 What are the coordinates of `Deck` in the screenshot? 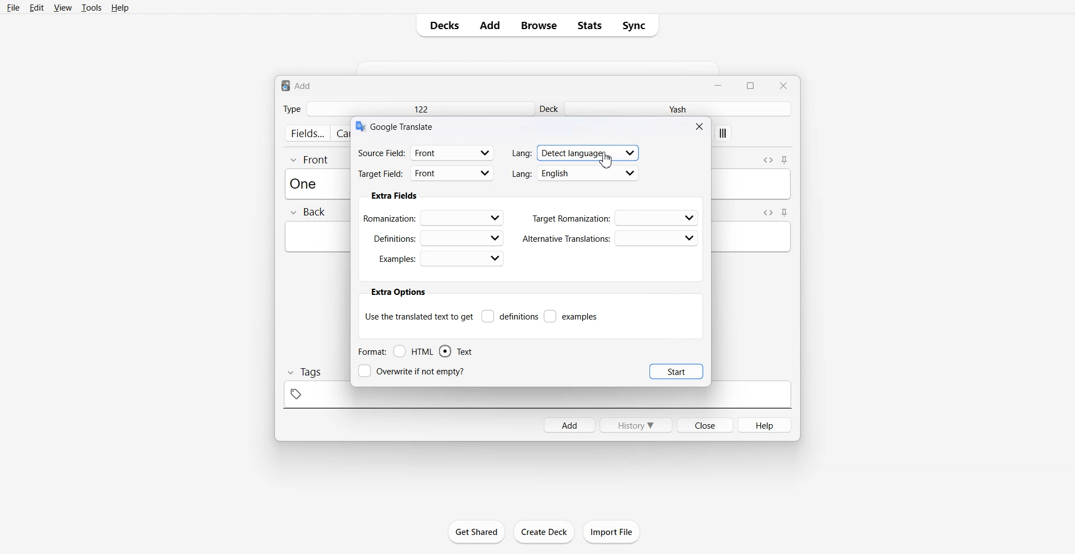 It's located at (550, 109).